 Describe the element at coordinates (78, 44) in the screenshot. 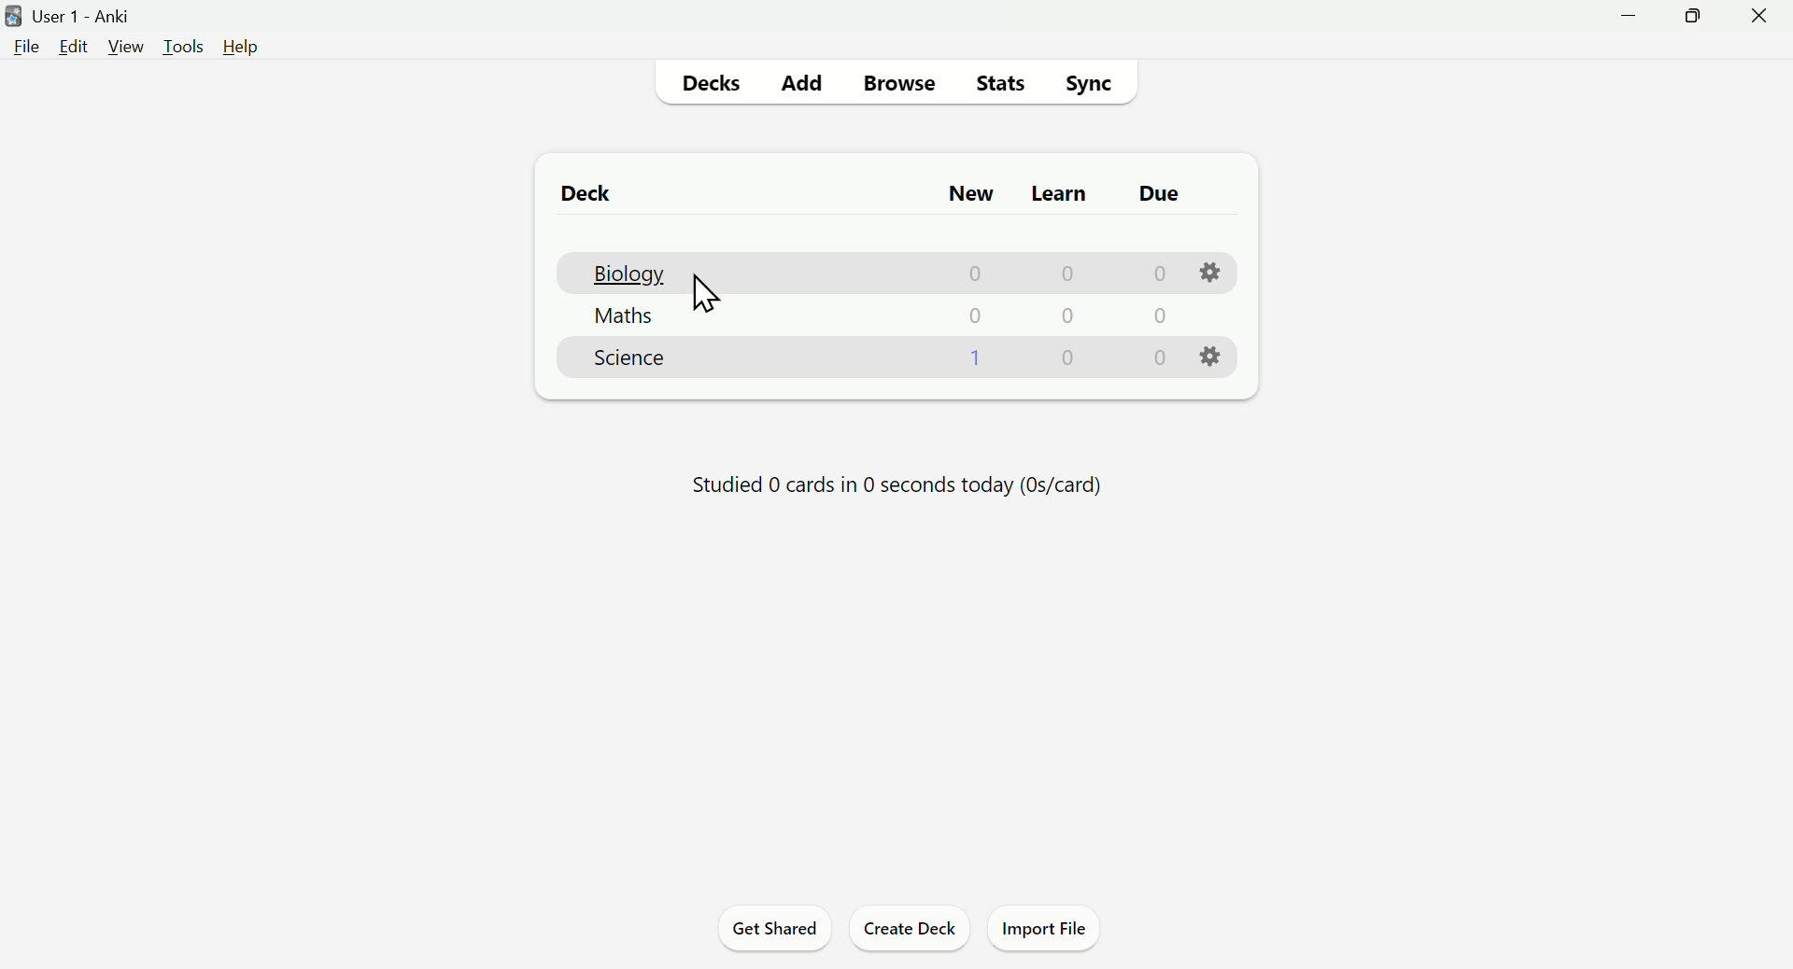

I see `Edit` at that location.